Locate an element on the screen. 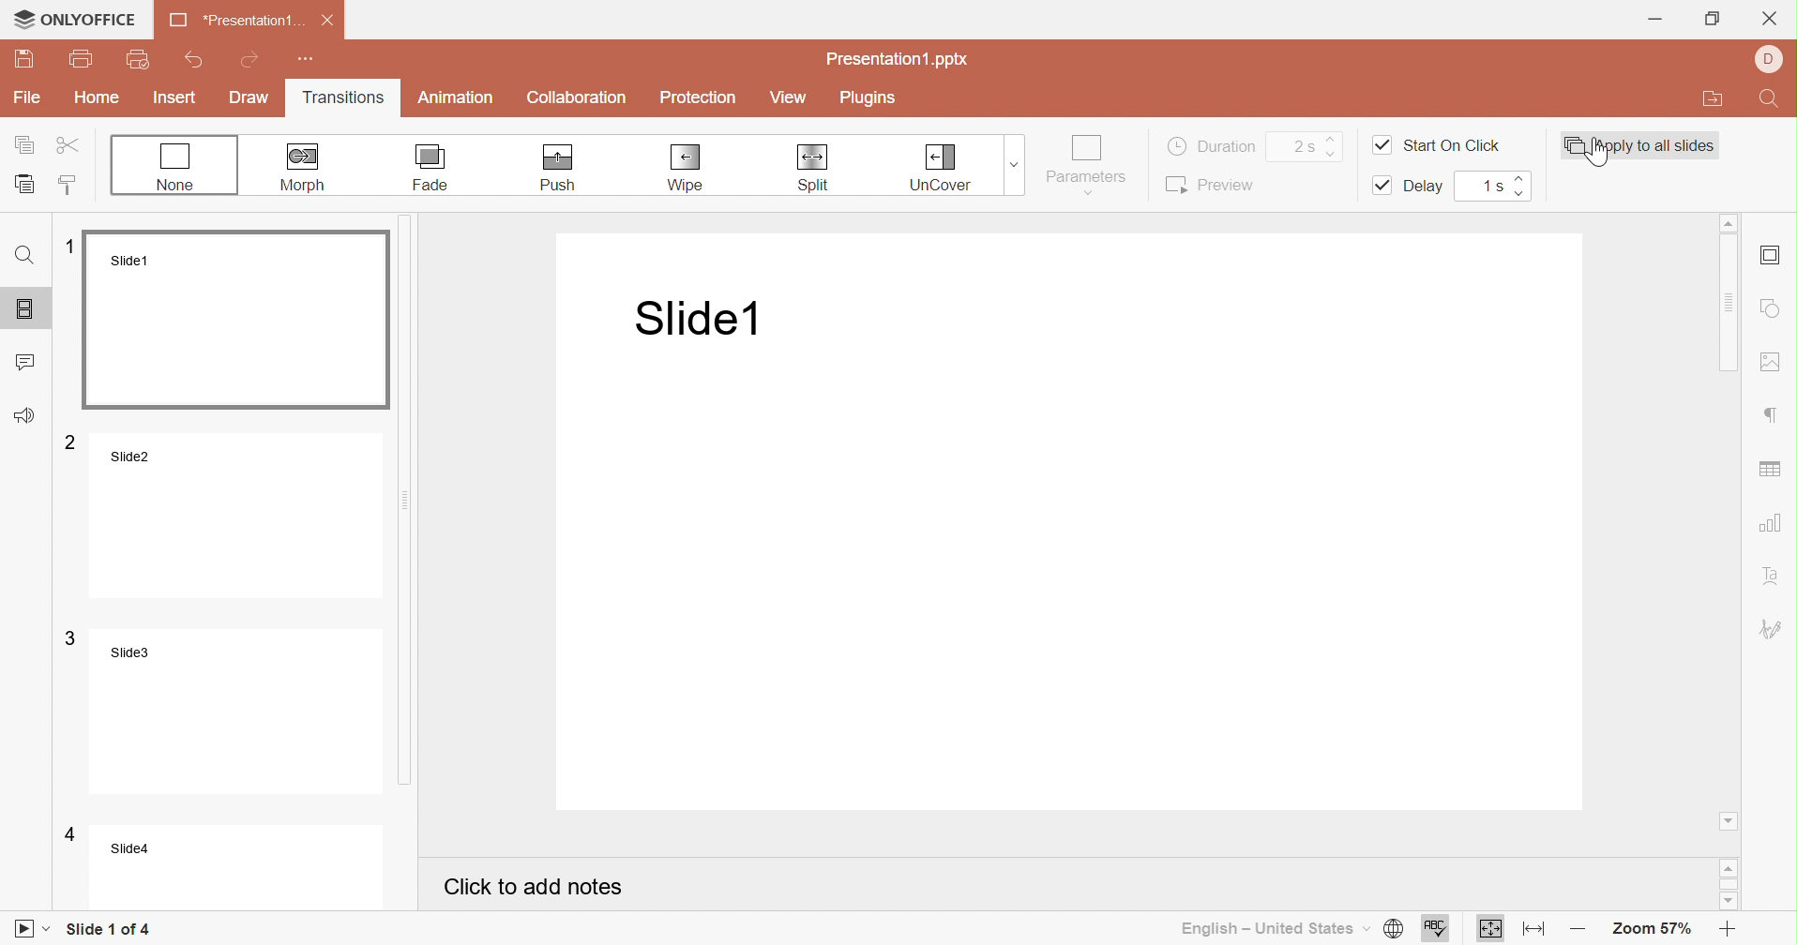  Feedback & Support is located at coordinates (24, 414).